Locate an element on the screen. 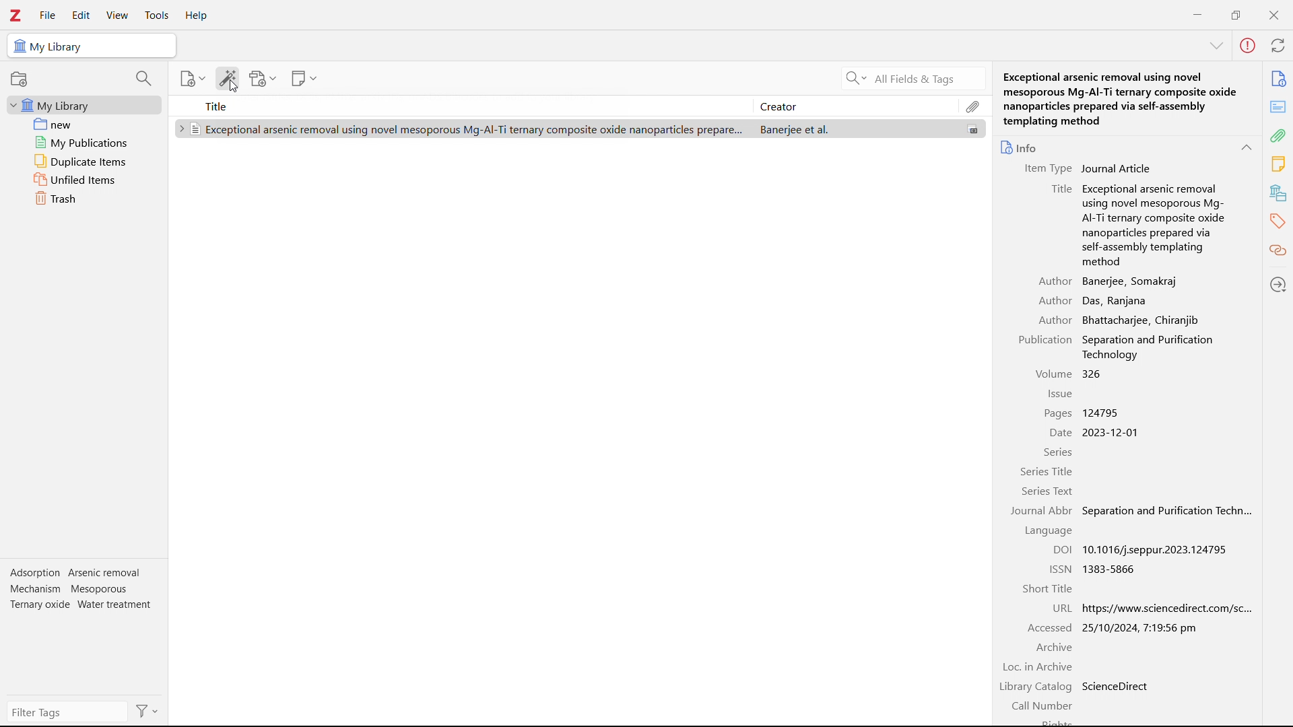 This screenshot has width=1293, height=727. Bhattacharjee, Chiranjib is located at coordinates (1141, 320).